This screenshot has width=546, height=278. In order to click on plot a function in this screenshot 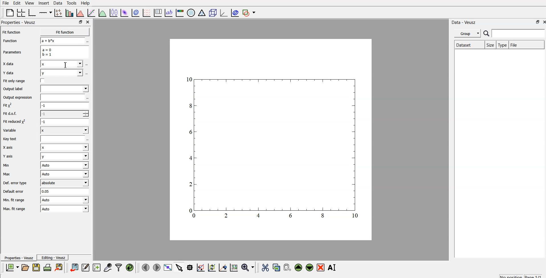, I will do `click(102, 13)`.